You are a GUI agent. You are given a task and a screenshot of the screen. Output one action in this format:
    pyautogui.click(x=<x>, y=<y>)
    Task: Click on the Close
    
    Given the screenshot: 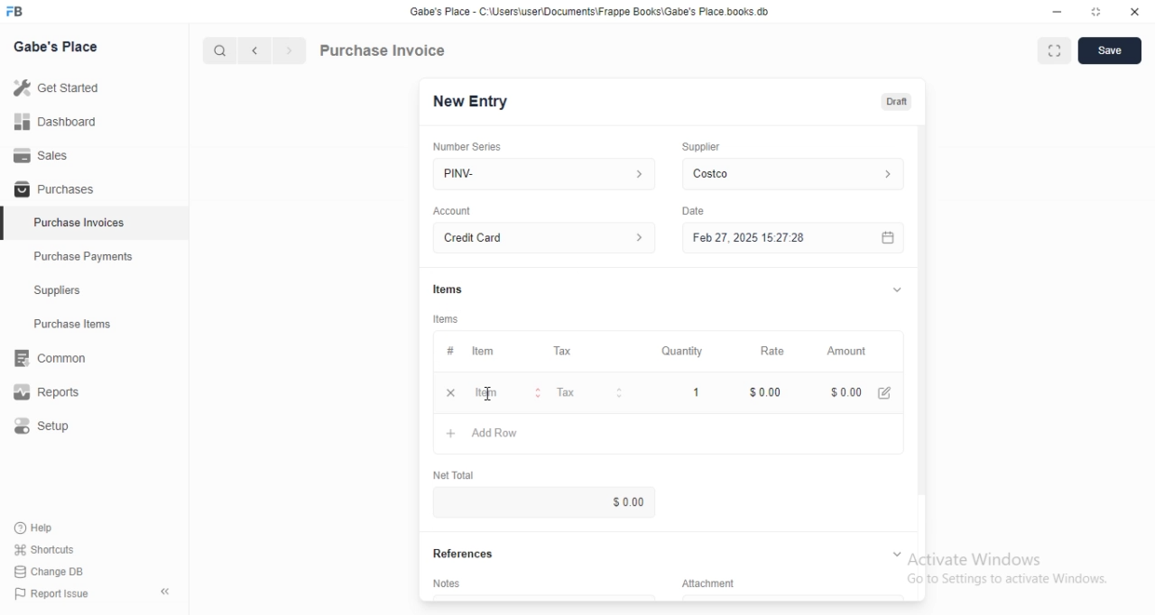 What is the action you would take?
    pyautogui.click(x=451, y=392)
    